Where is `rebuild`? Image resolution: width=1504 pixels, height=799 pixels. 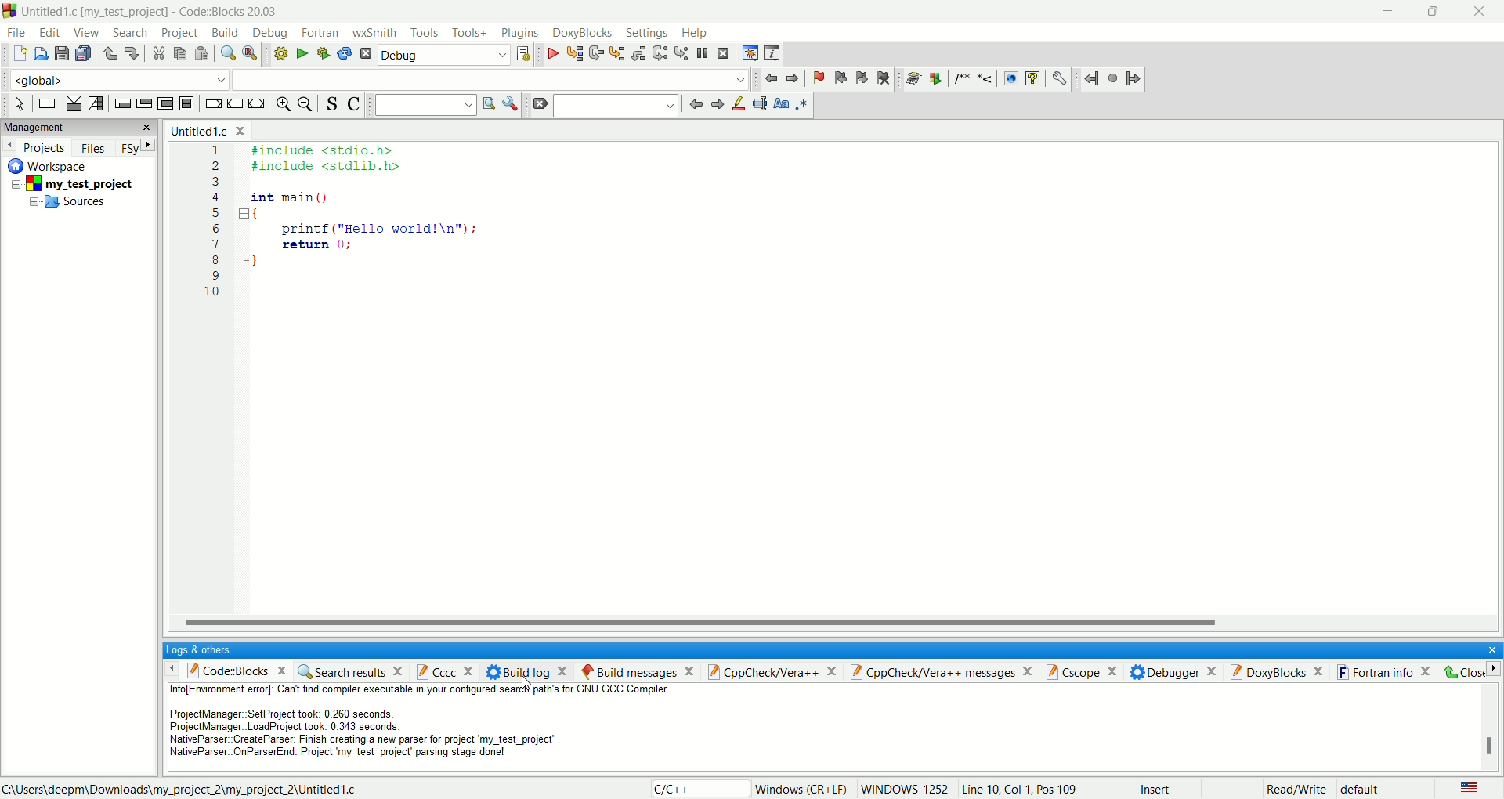 rebuild is located at coordinates (345, 53).